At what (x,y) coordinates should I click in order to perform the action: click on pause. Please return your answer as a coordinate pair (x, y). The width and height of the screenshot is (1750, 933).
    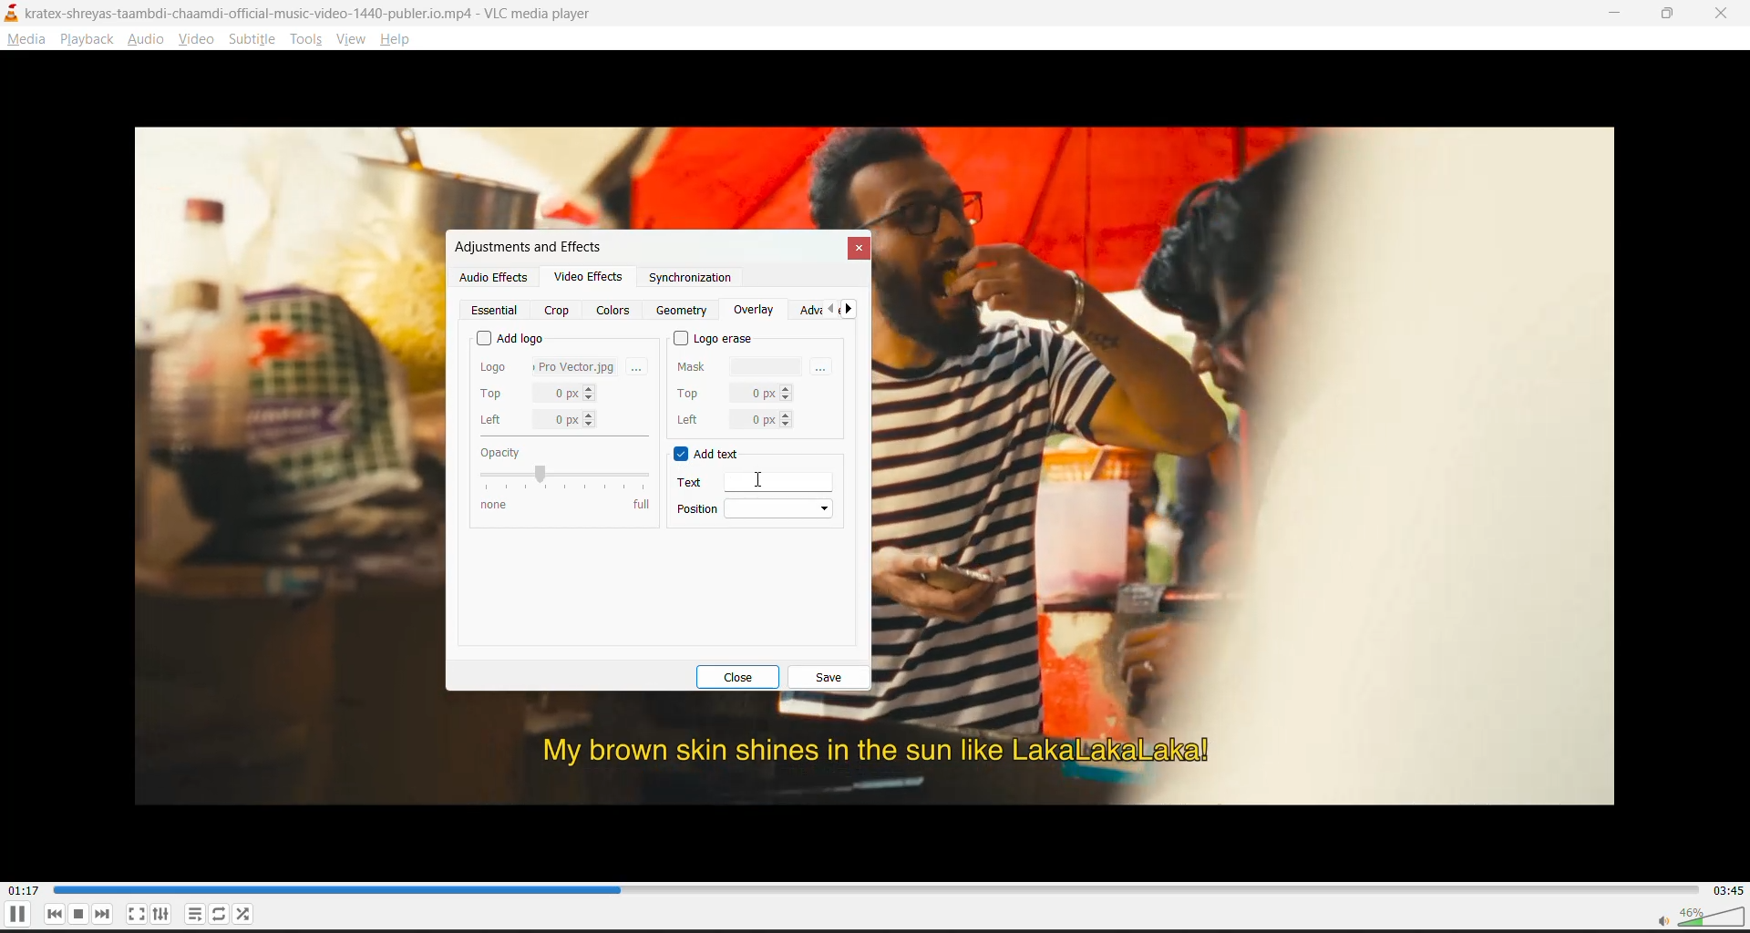
    Looking at the image, I should click on (16, 918).